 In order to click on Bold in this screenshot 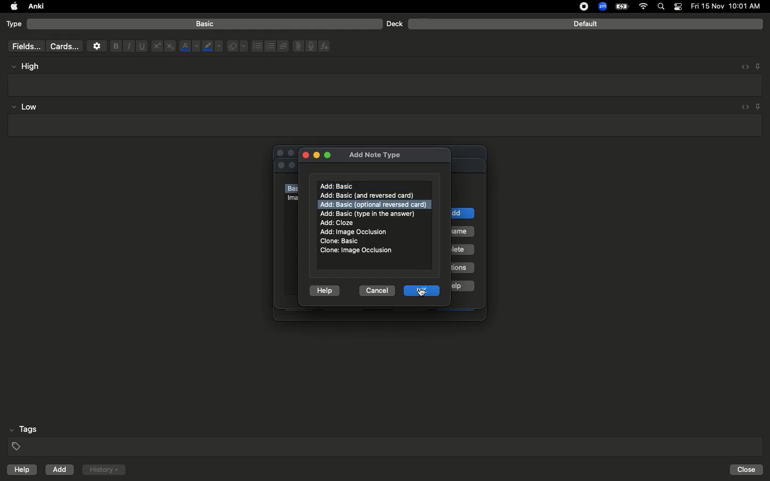, I will do `click(115, 45)`.